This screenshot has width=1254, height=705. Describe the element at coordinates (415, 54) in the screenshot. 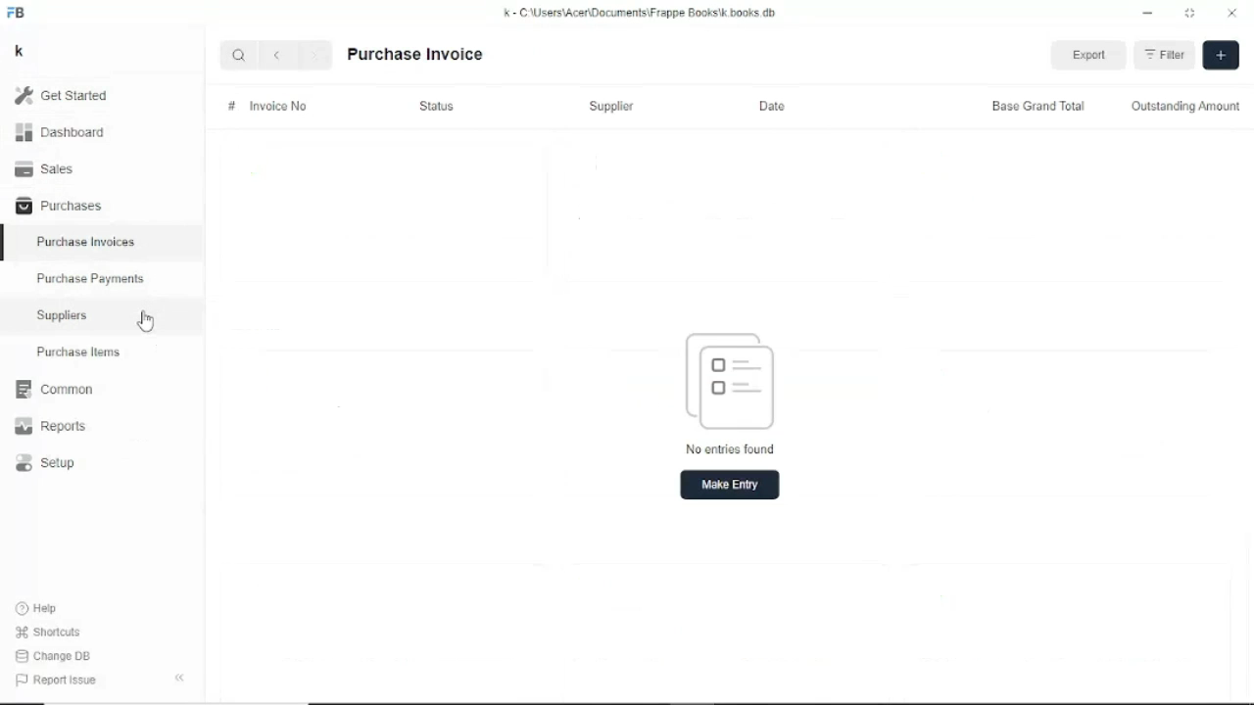

I see `Purchase invoice` at that location.